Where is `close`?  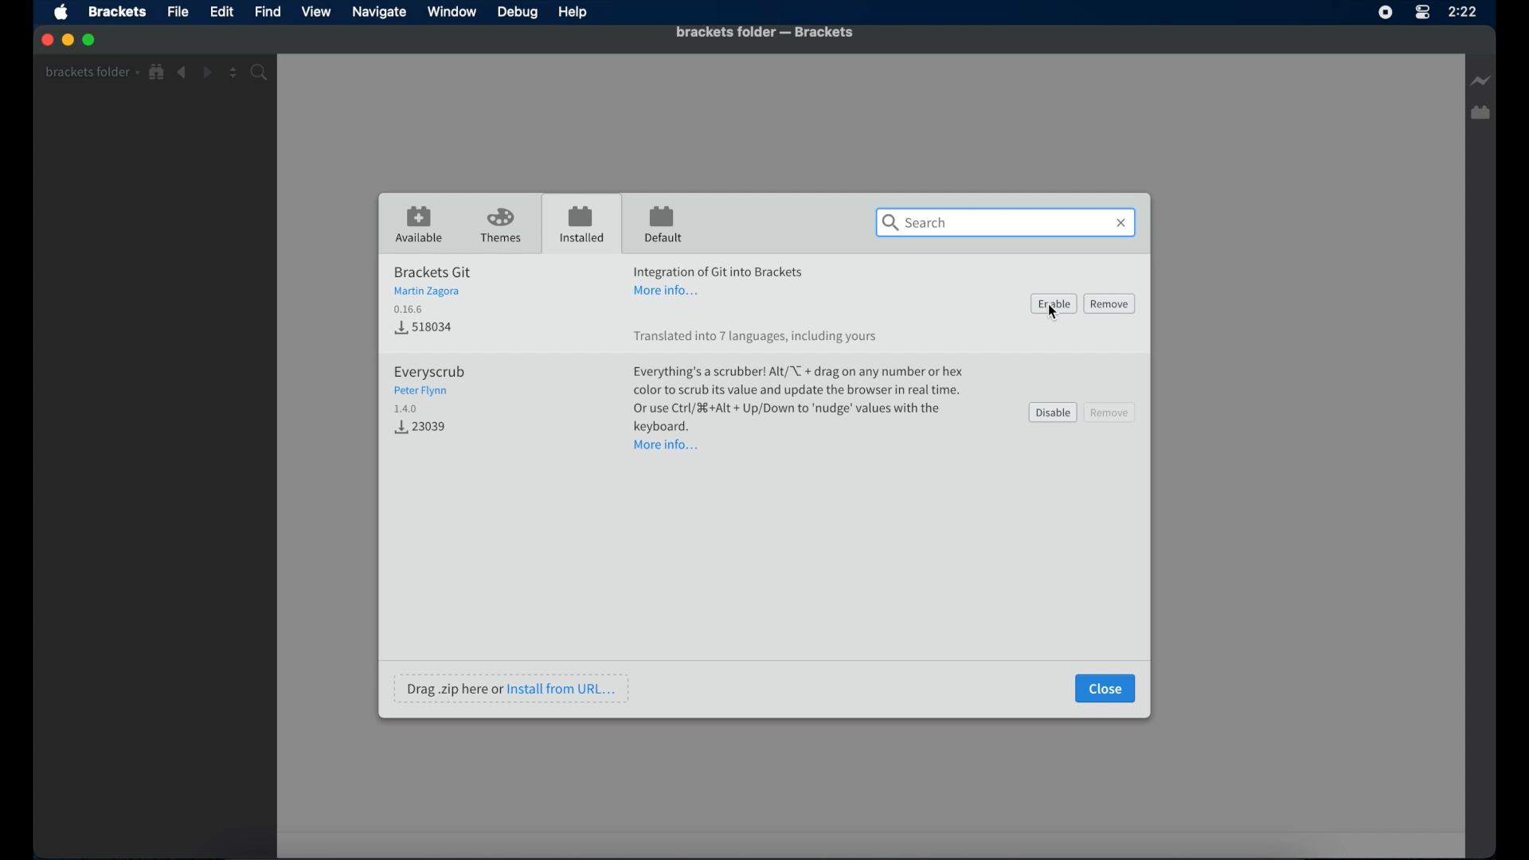 close is located at coordinates (1106, 689).